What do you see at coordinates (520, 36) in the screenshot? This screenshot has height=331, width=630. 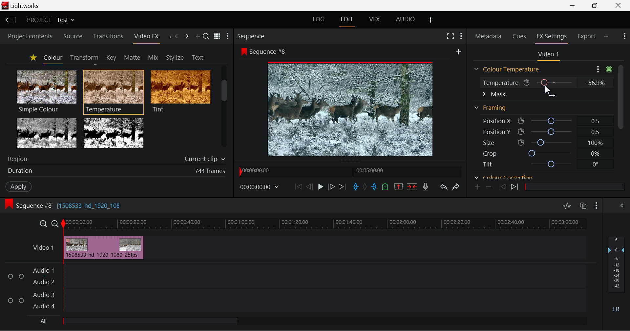 I see `Cues` at bounding box center [520, 36].